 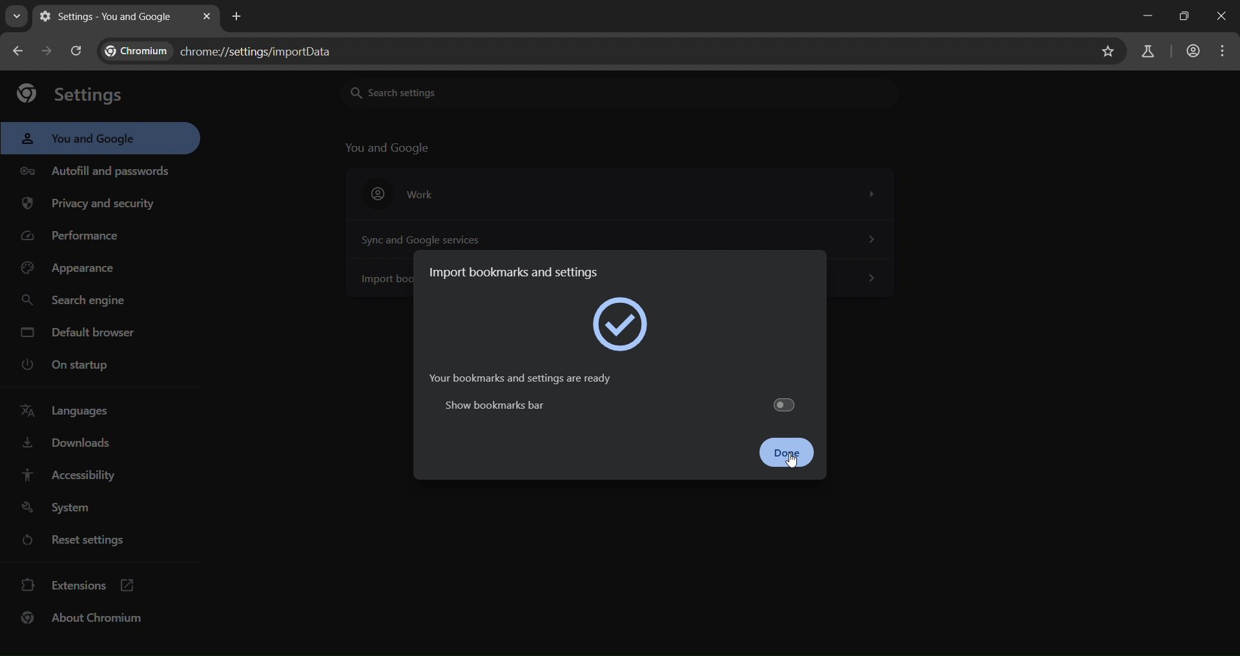 What do you see at coordinates (617, 404) in the screenshot?
I see `showbookmarks bar` at bounding box center [617, 404].